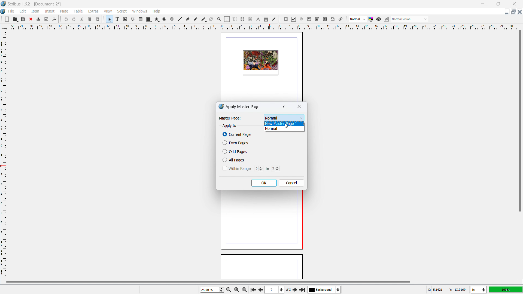 The height and width of the screenshot is (294, 523). Describe the element at coordinates (513, 12) in the screenshot. I see `maximize document` at that location.